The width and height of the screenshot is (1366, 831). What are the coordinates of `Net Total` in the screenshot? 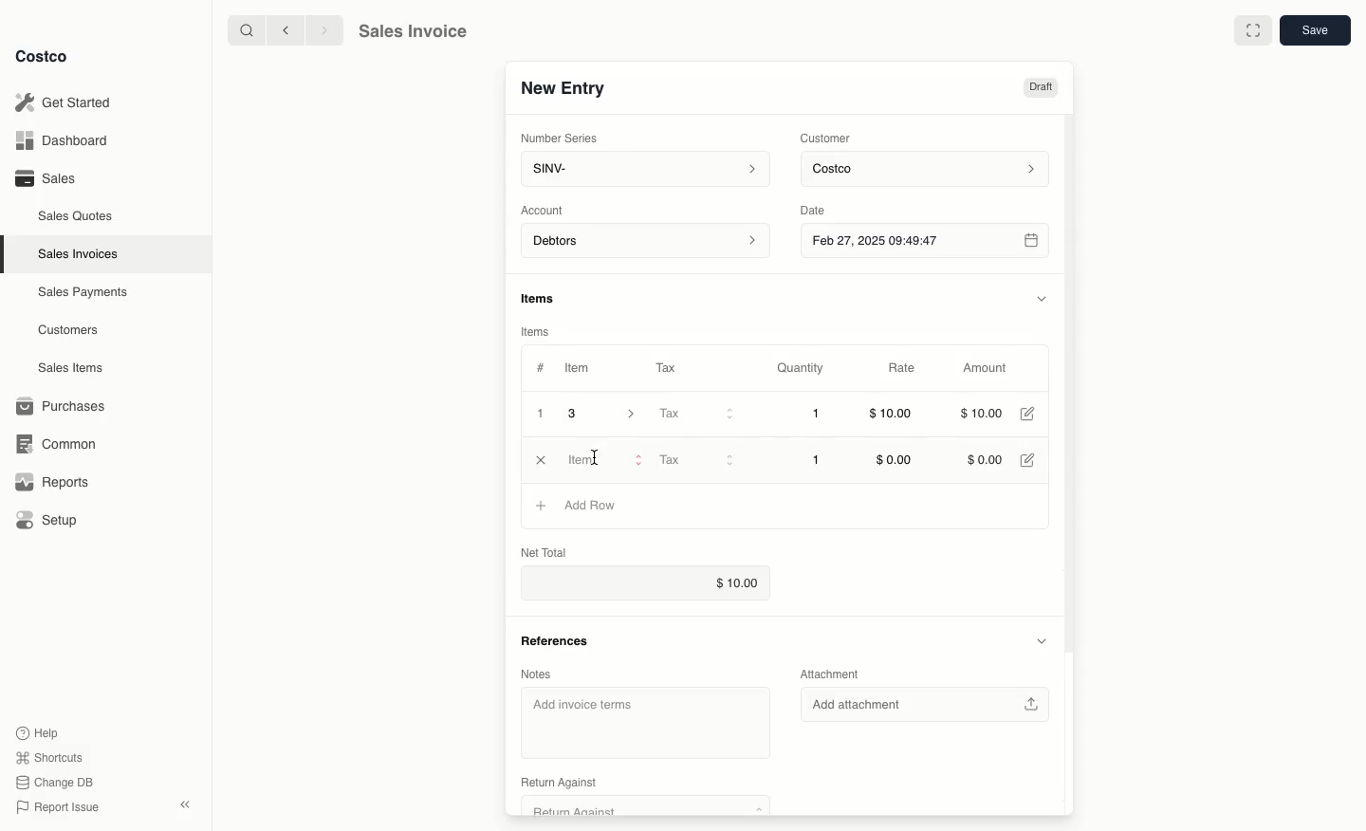 It's located at (548, 551).